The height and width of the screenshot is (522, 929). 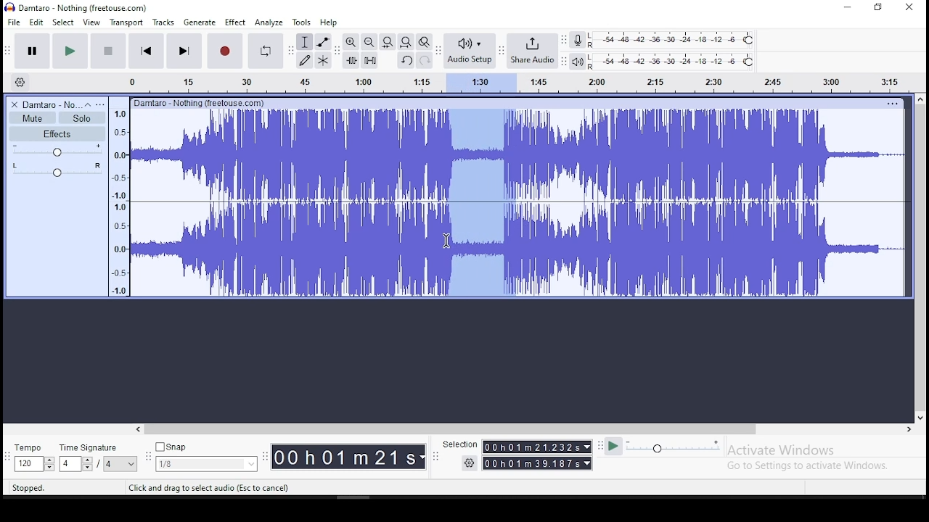 I want to click on 0O0hO01m21s, so click(x=345, y=457).